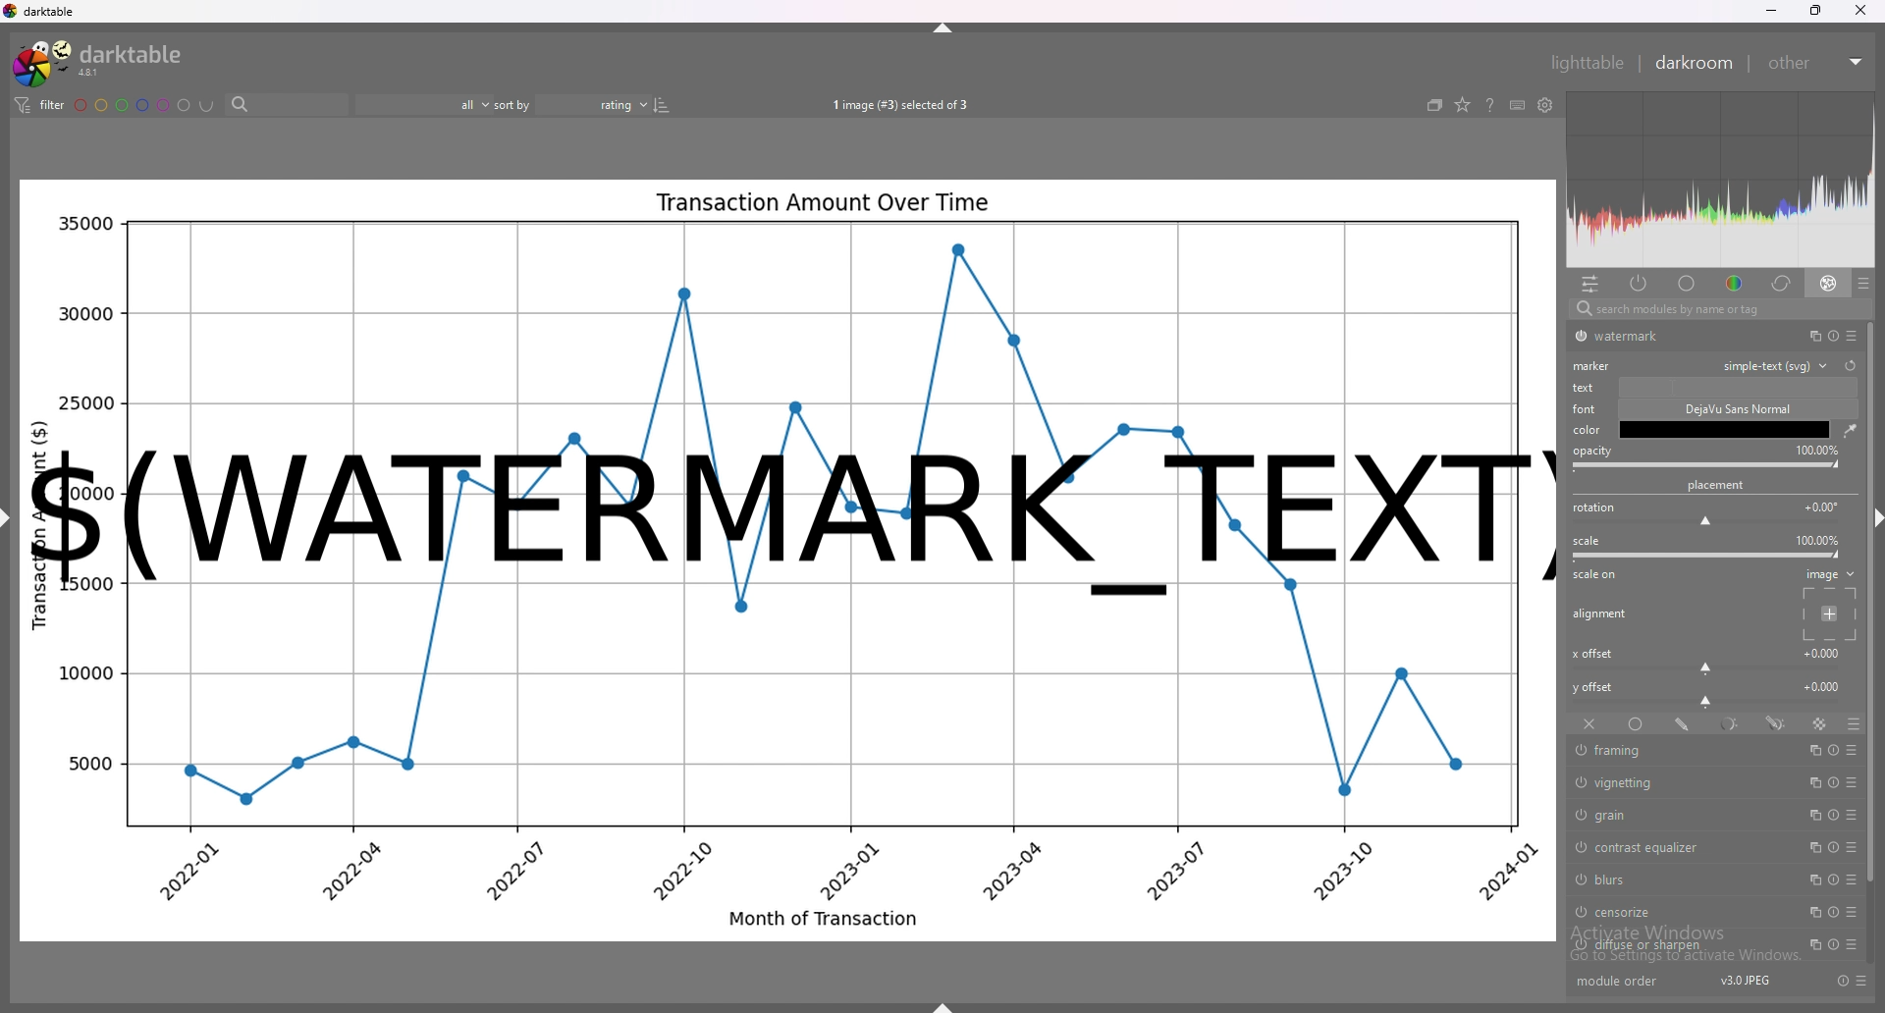 Image resolution: width=1885 pixels, height=1013 pixels. What do you see at coordinates (1579, 337) in the screenshot?
I see `switch off` at bounding box center [1579, 337].